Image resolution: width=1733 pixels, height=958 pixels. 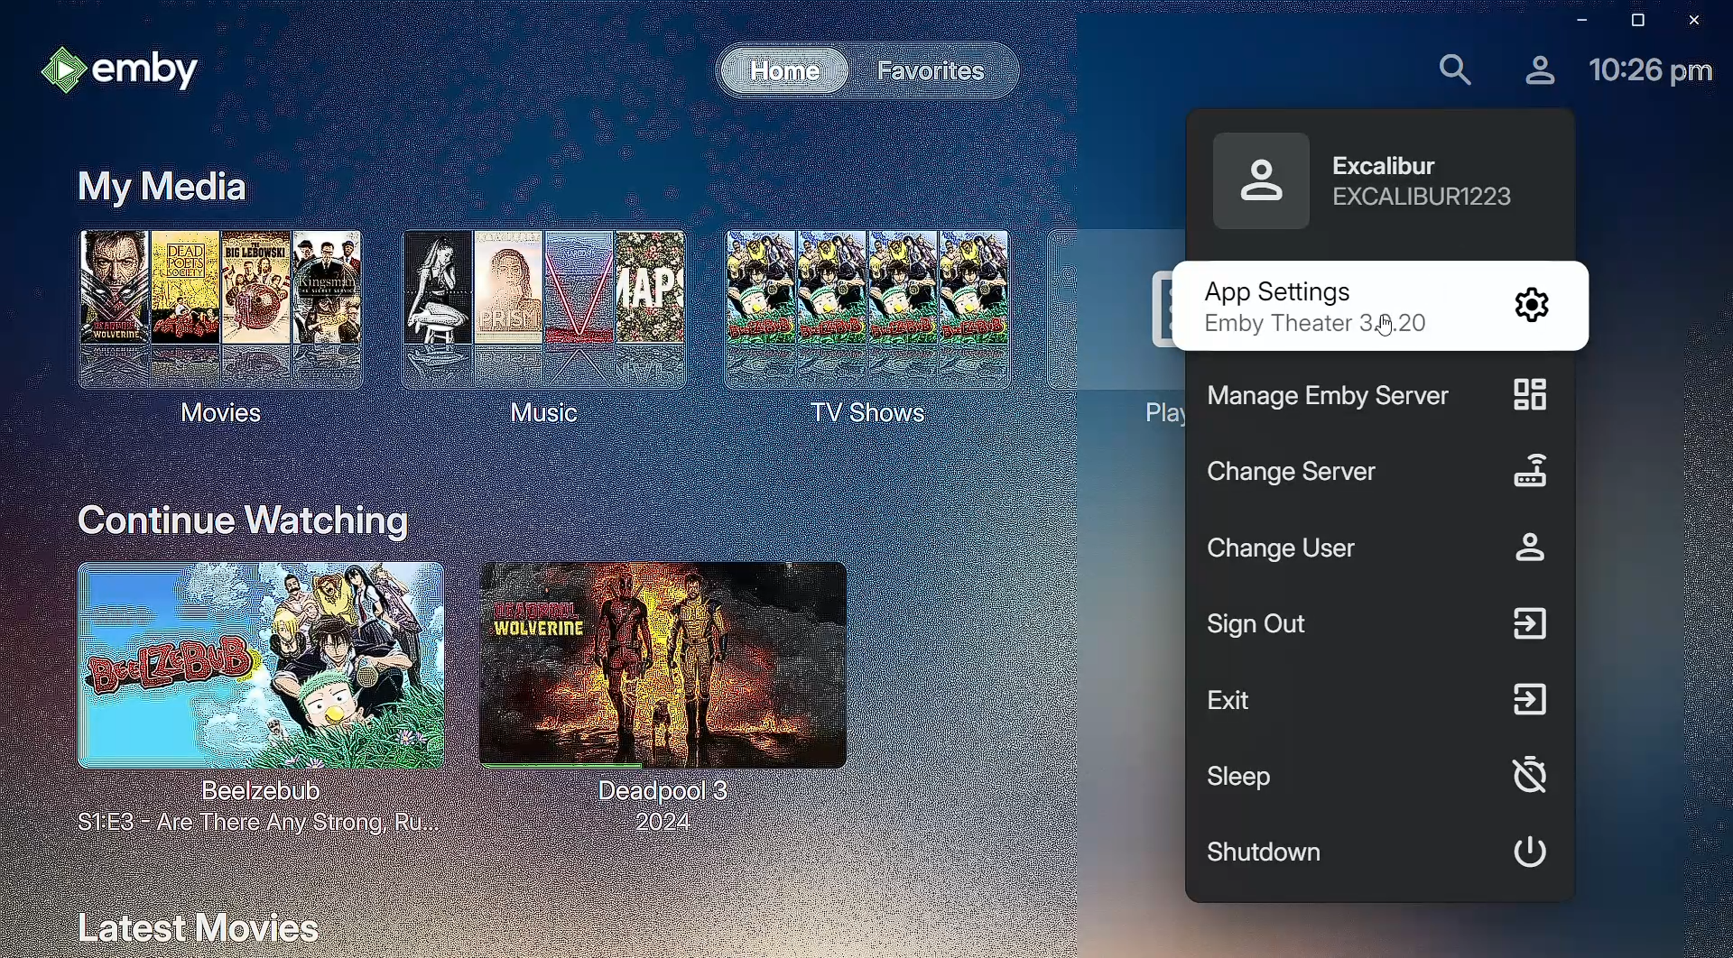 I want to click on emby, so click(x=125, y=69).